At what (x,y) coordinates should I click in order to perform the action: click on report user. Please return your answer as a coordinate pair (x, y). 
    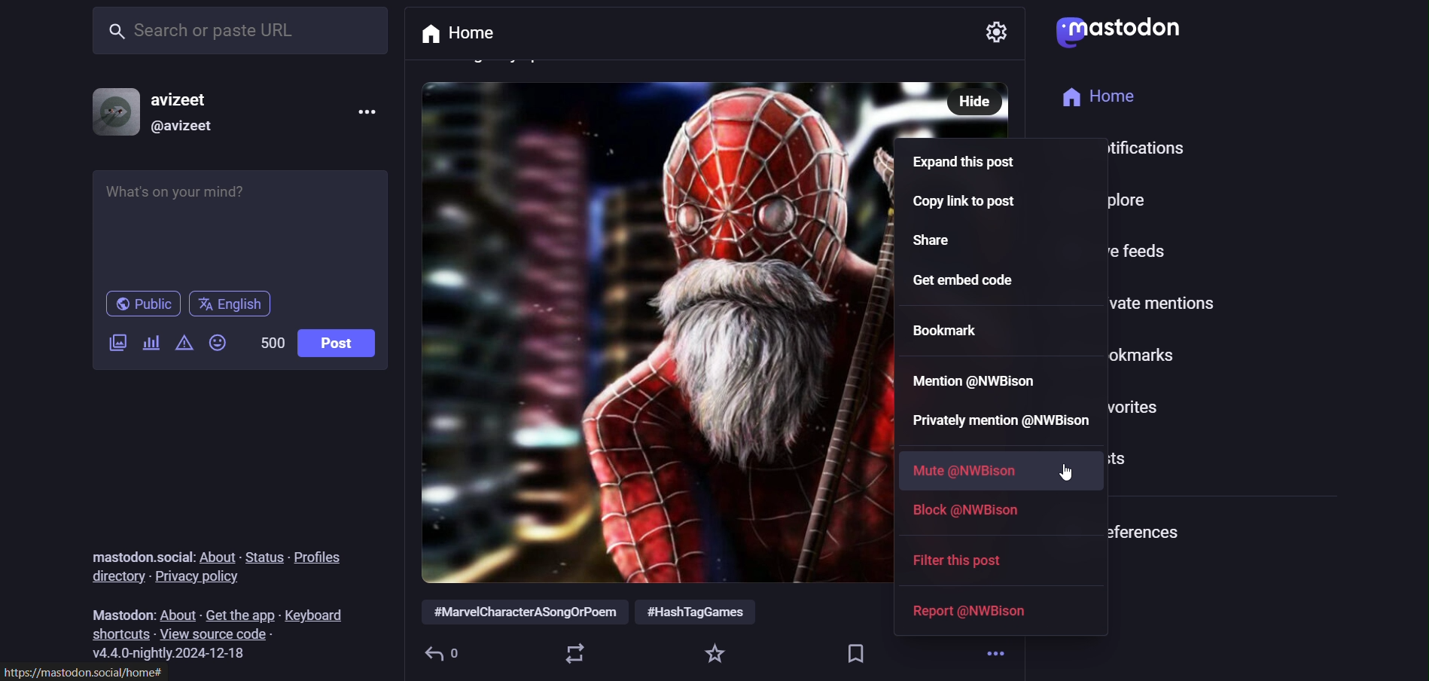
    Looking at the image, I should click on (970, 612).